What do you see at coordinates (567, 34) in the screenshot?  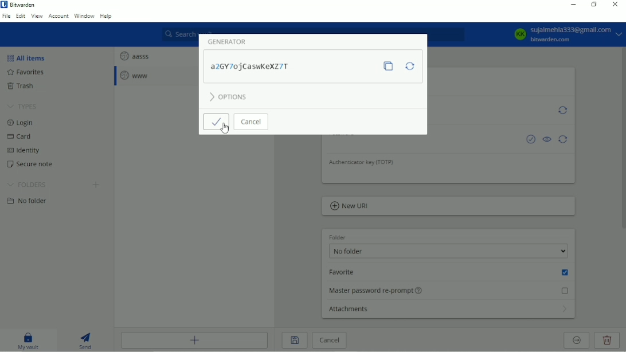 I see `Account` at bounding box center [567, 34].